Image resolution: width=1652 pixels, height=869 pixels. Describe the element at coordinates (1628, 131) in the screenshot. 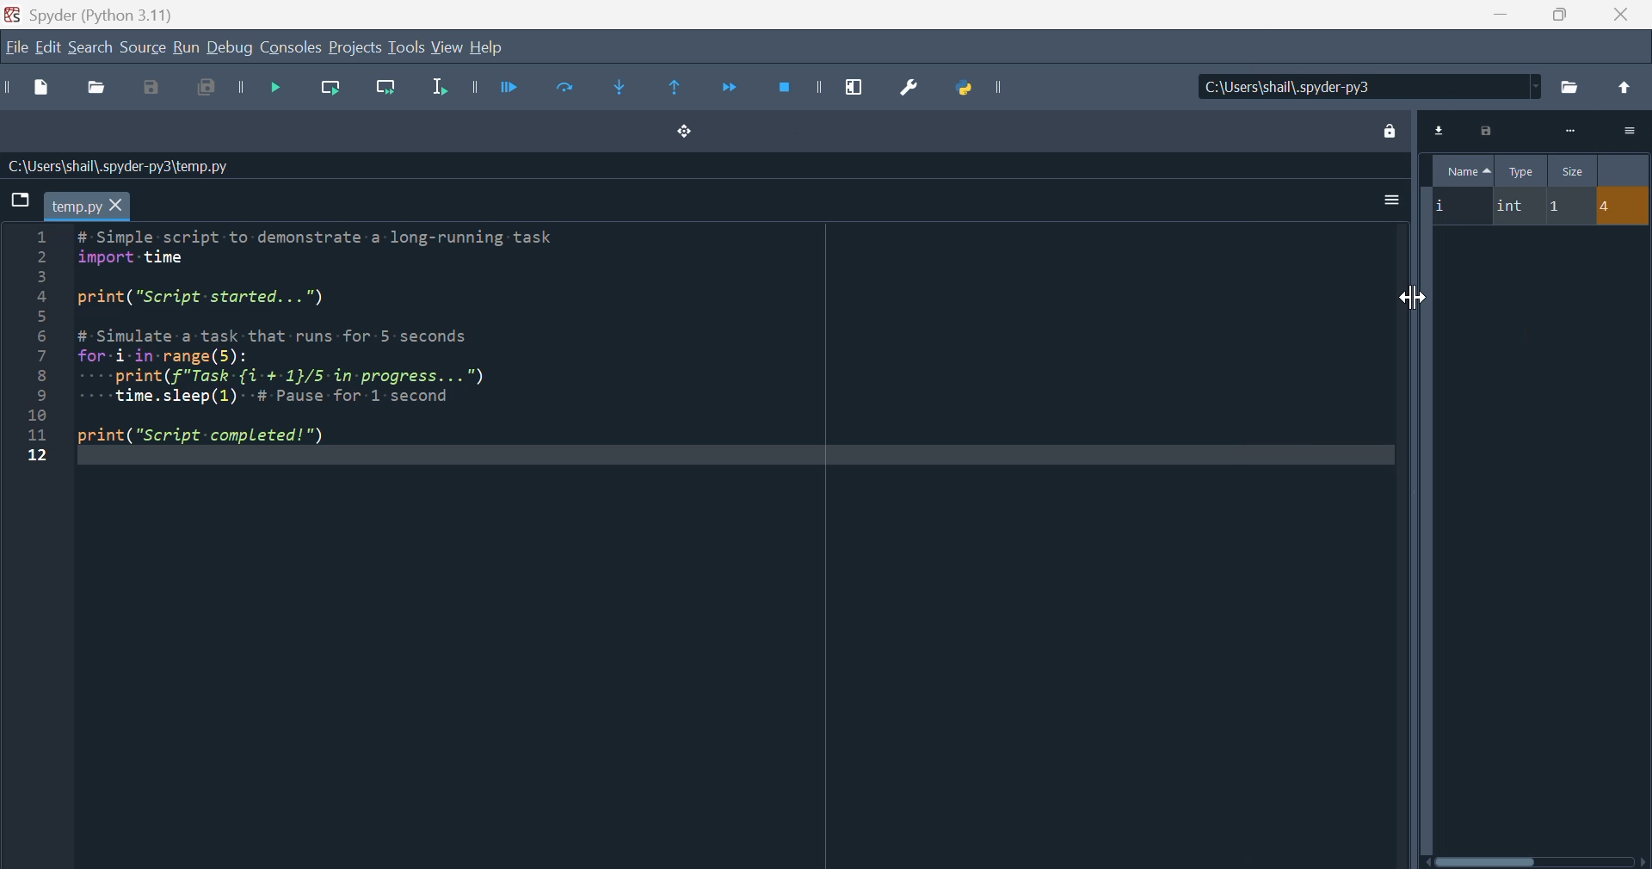

I see `options` at that location.